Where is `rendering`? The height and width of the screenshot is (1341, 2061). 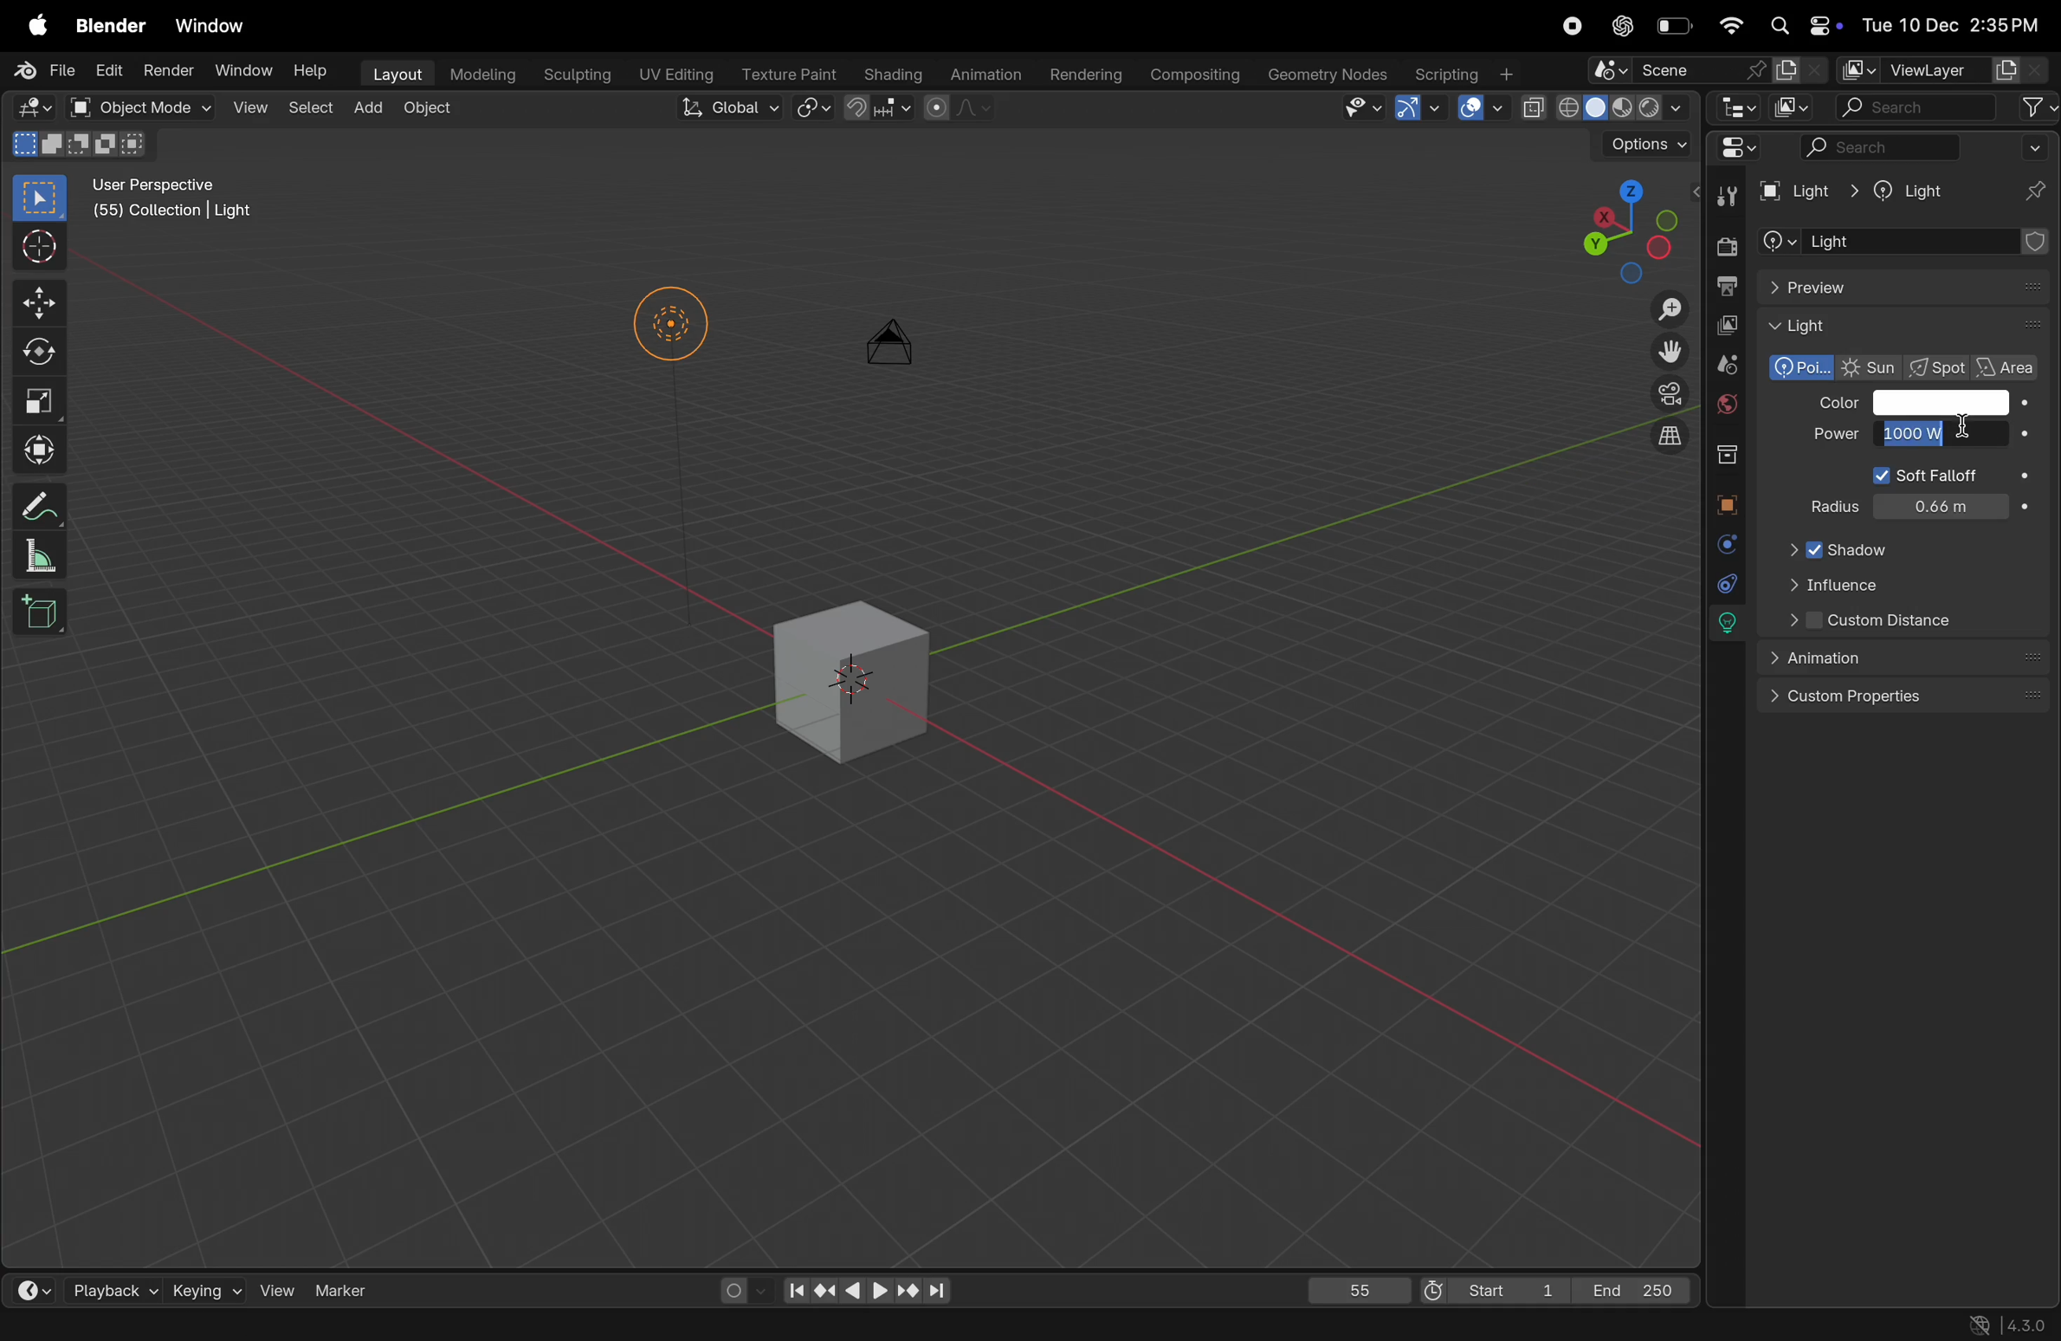 rendering is located at coordinates (1085, 69).